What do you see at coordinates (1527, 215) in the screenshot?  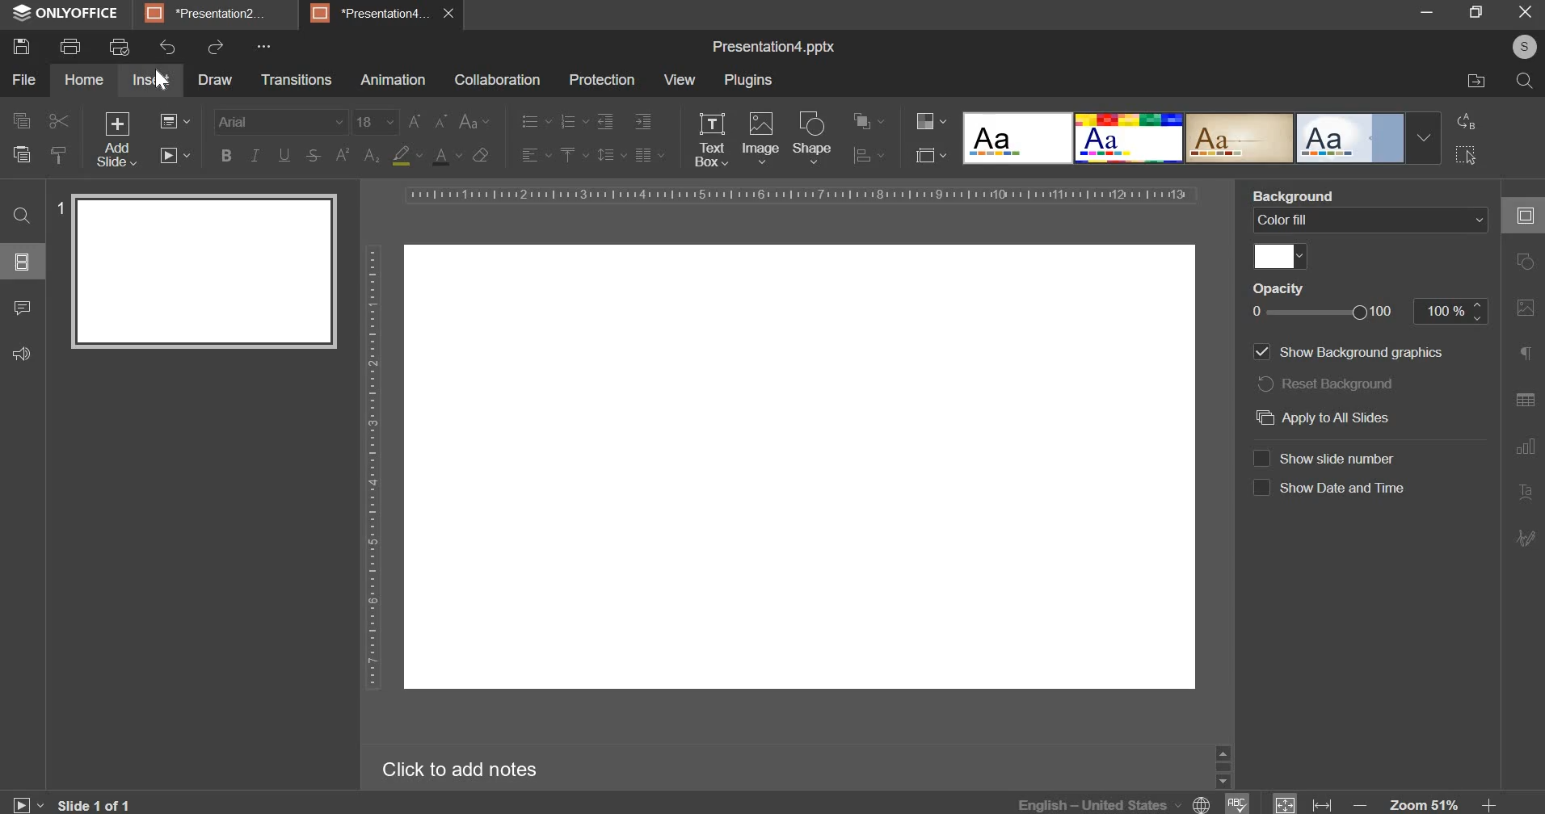 I see `slide settings` at bounding box center [1527, 215].